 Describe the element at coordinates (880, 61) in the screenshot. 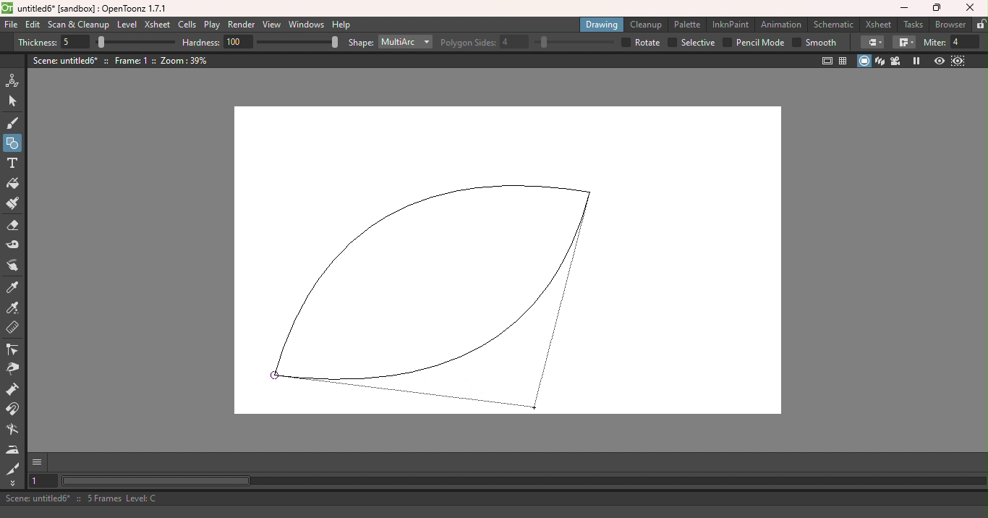

I see `3D view` at that location.